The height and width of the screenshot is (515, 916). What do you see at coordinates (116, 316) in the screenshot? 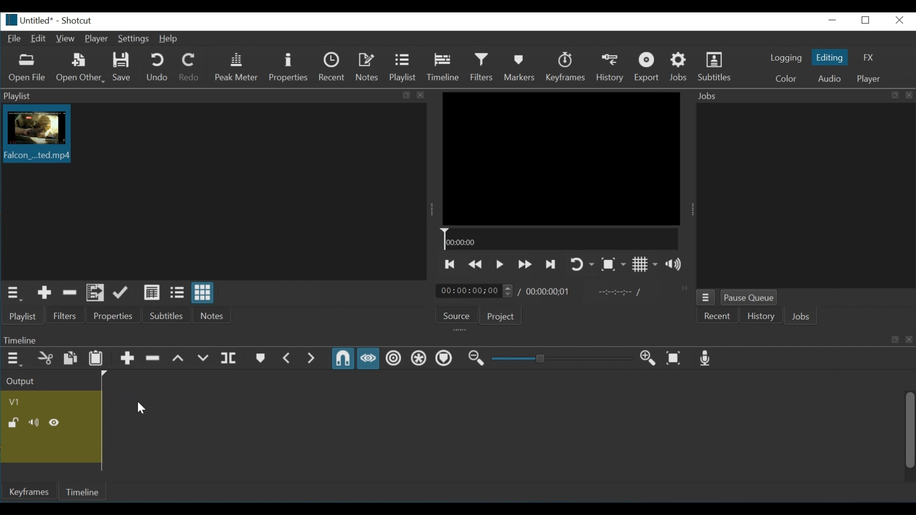
I see `Properties` at bounding box center [116, 316].